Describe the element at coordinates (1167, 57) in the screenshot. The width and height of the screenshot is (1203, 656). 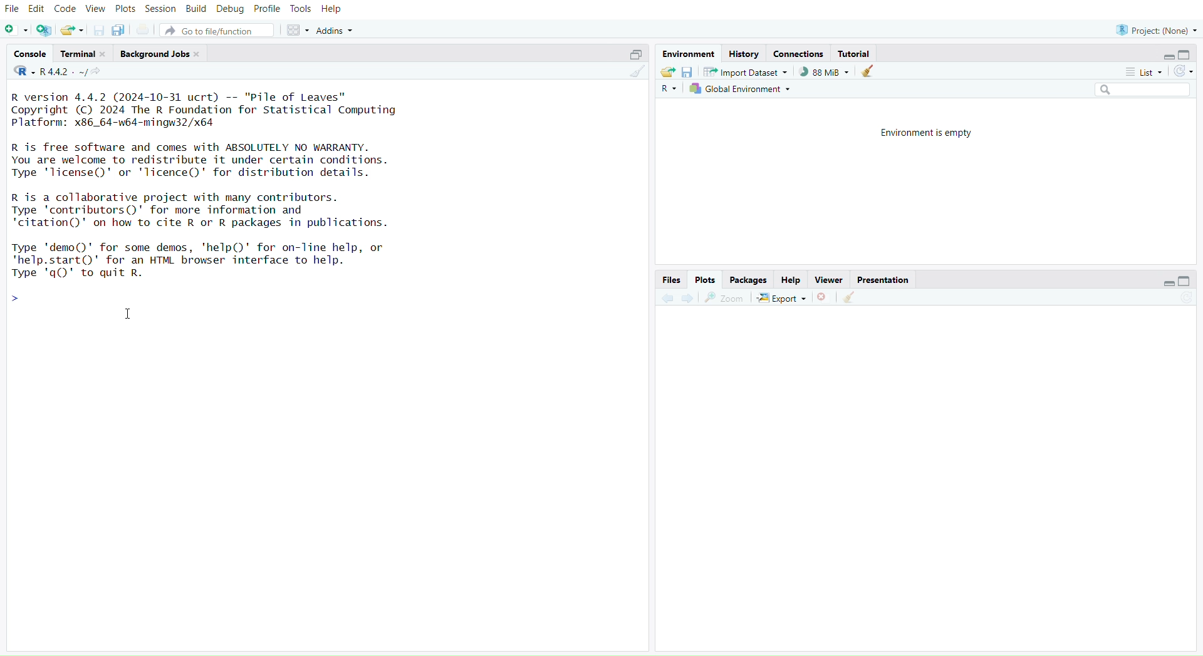
I see `expand` at that location.